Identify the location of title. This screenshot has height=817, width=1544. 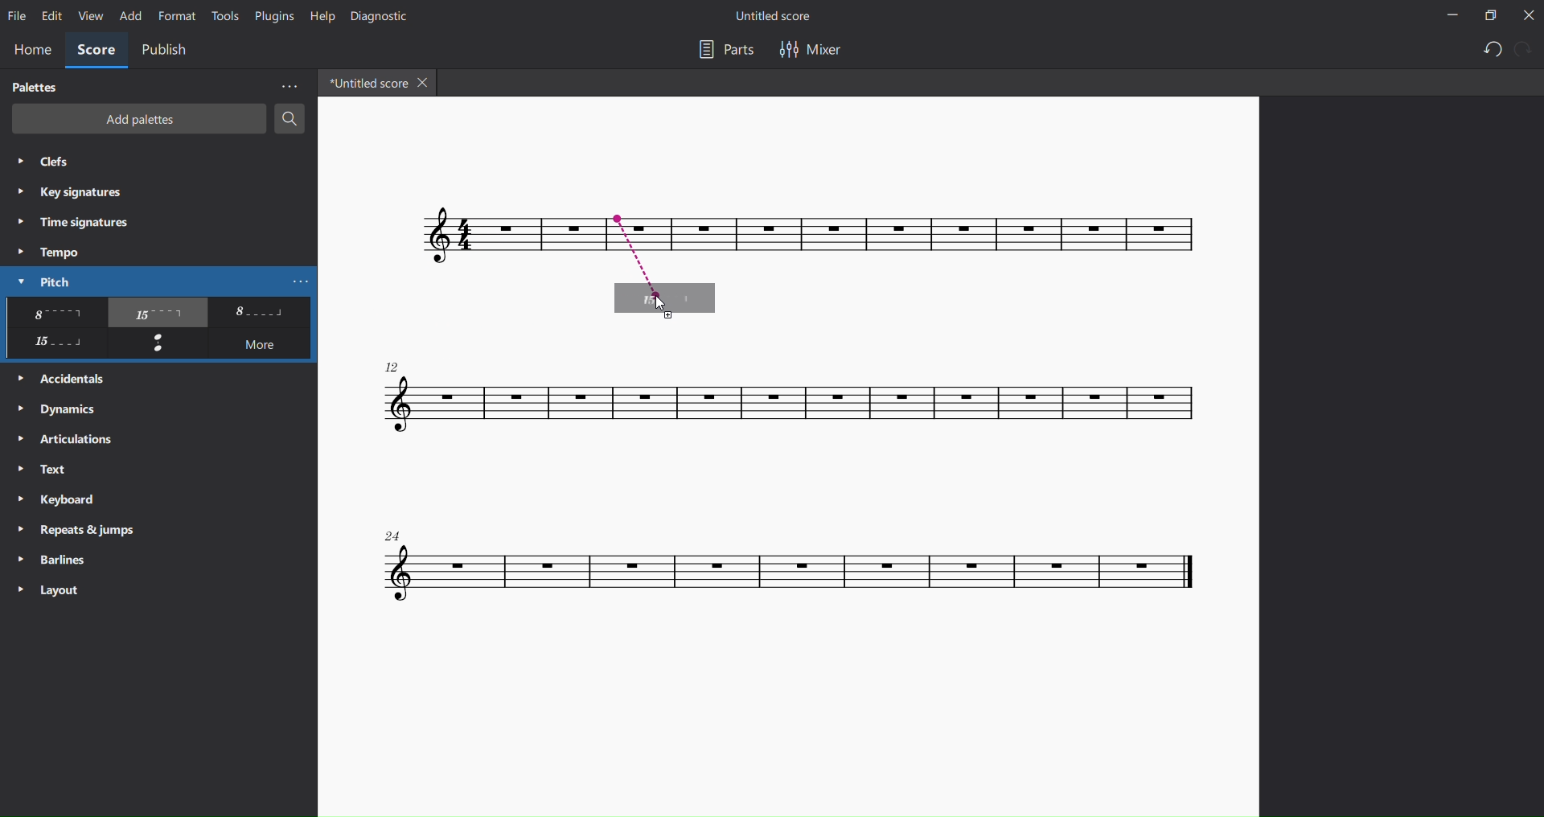
(778, 18).